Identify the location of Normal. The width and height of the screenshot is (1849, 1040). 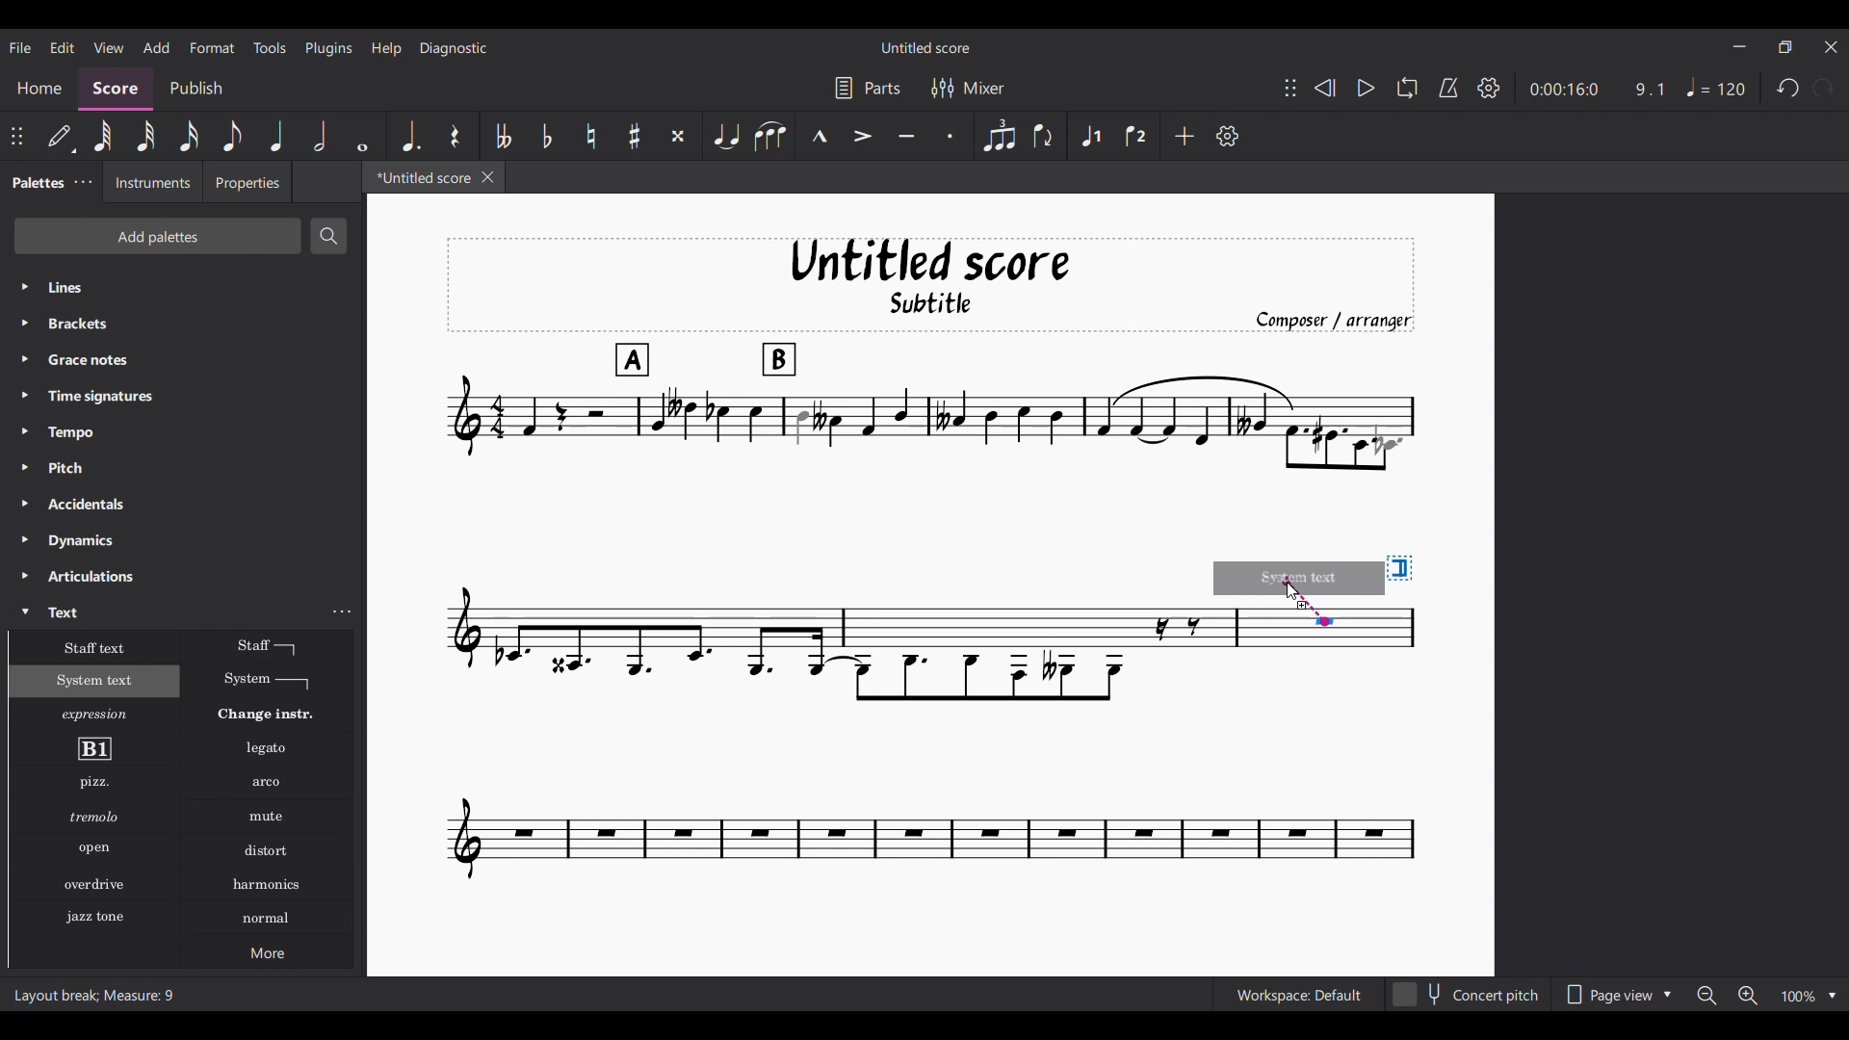
(267, 918).